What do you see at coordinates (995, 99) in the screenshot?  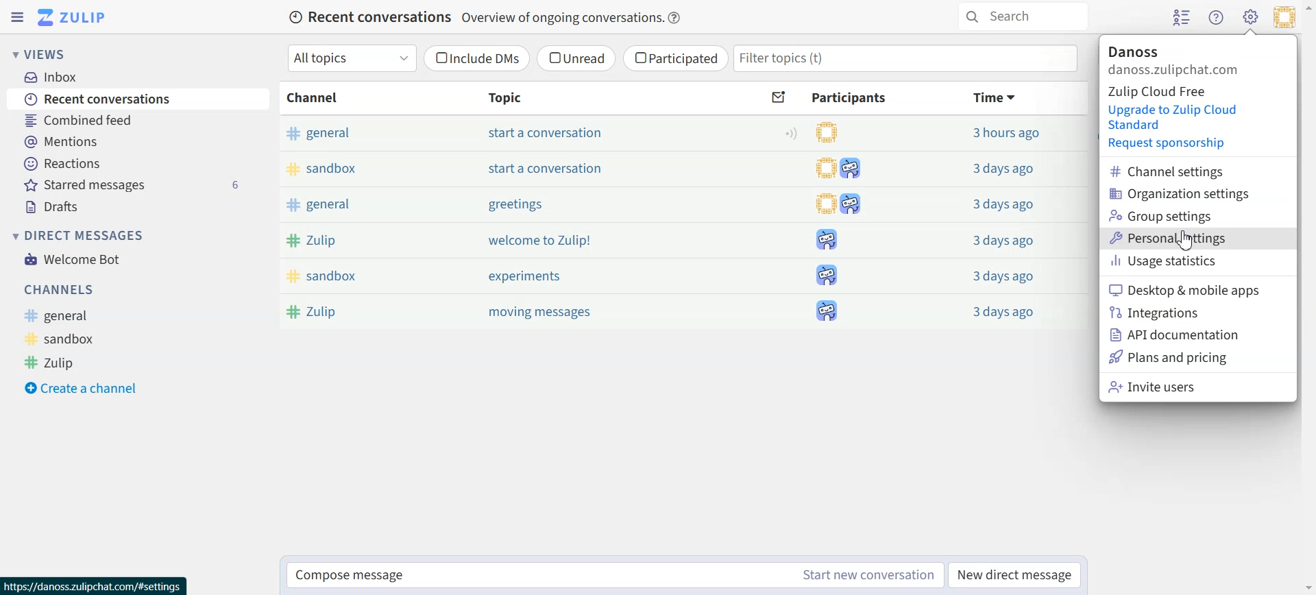 I see `Time` at bounding box center [995, 99].